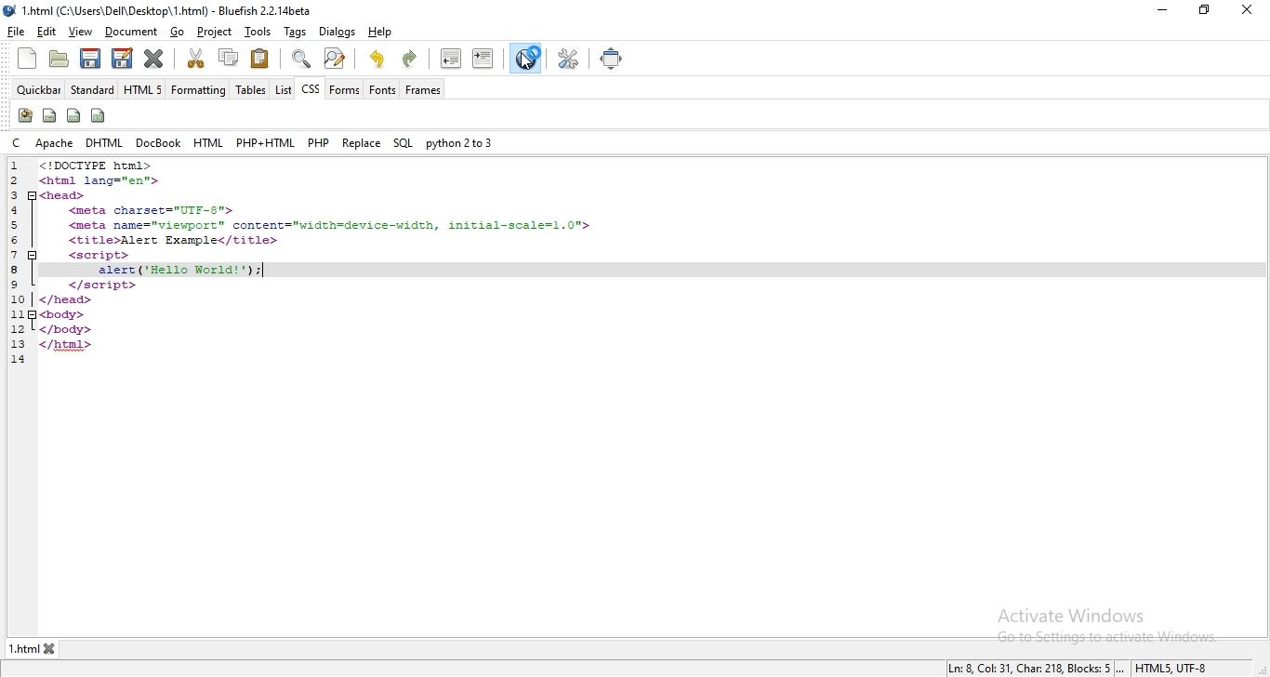 The height and width of the screenshot is (677, 1270). Describe the element at coordinates (336, 58) in the screenshot. I see `search` at that location.